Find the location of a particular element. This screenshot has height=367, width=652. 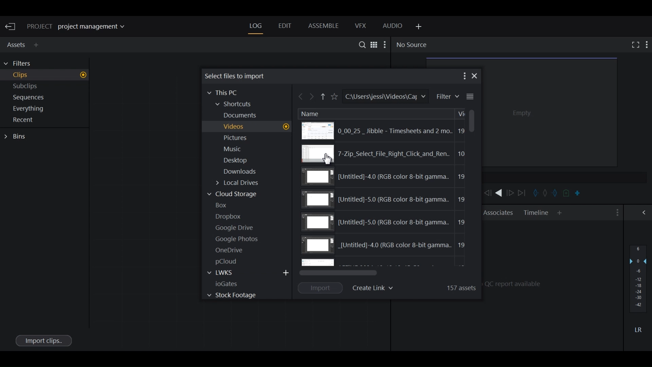

Nudge one frame backward is located at coordinates (487, 193).